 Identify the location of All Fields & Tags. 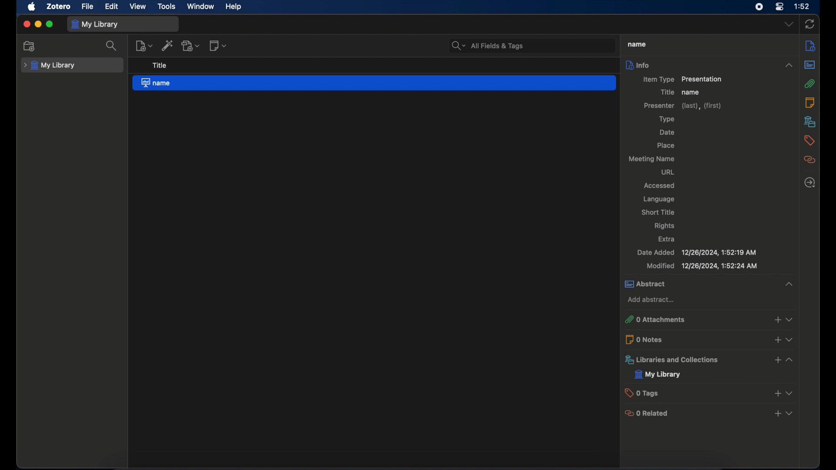
(528, 45).